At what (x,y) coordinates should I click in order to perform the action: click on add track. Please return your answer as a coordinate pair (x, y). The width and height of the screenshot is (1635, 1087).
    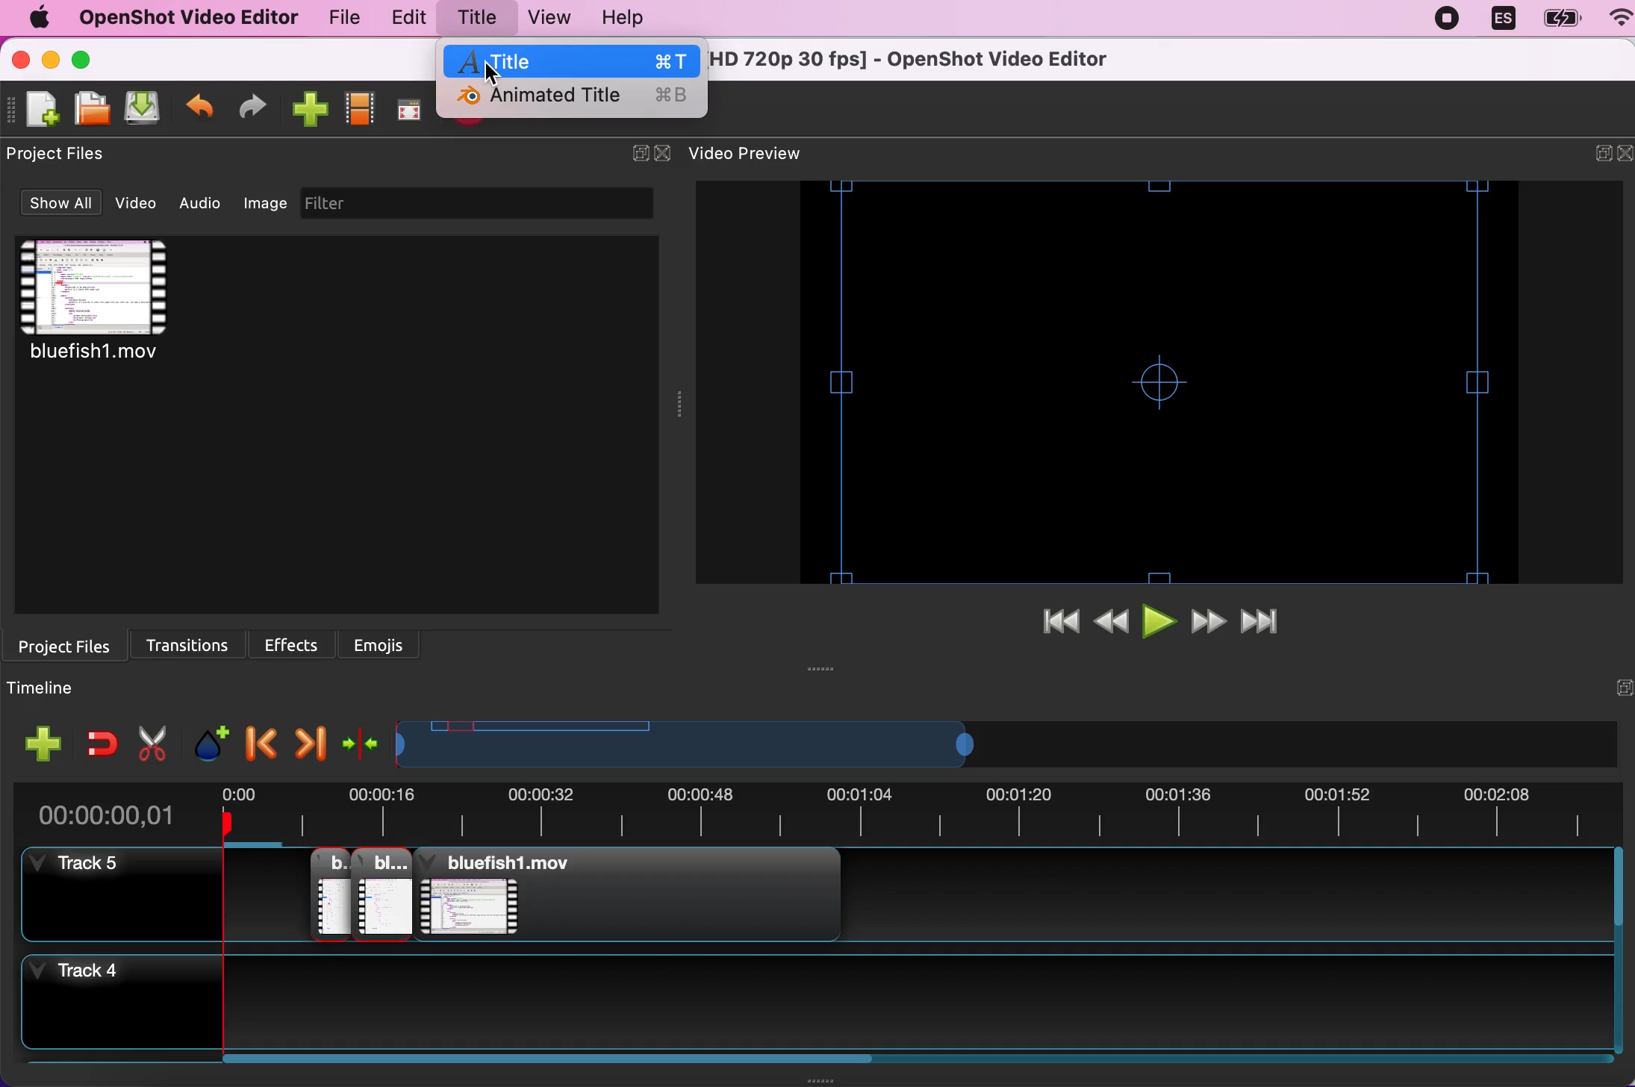
    Looking at the image, I should click on (45, 744).